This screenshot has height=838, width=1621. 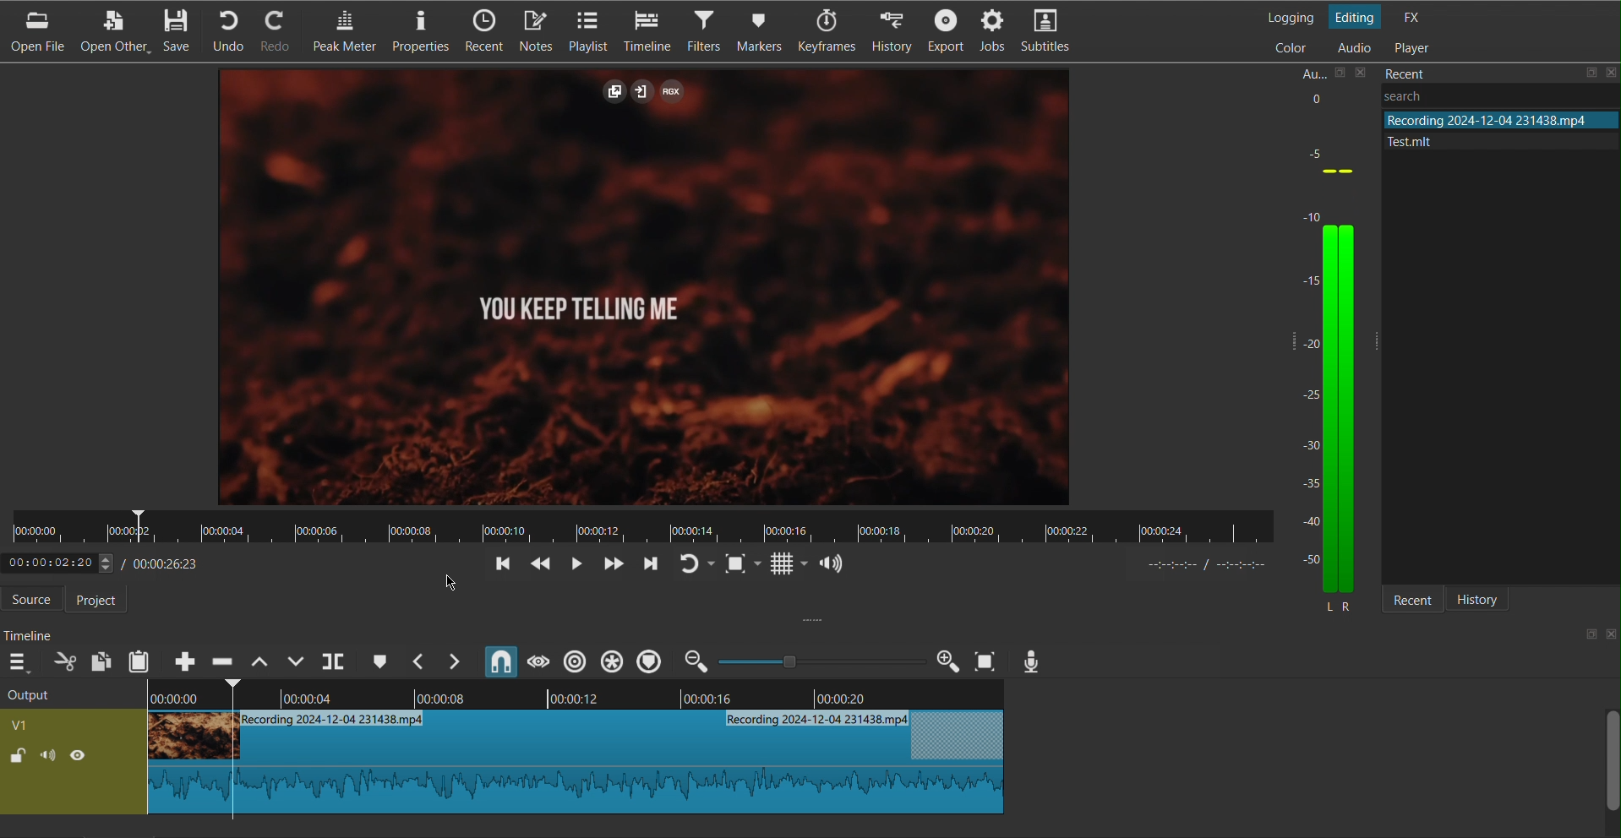 What do you see at coordinates (499, 660) in the screenshot?
I see `Snap` at bounding box center [499, 660].